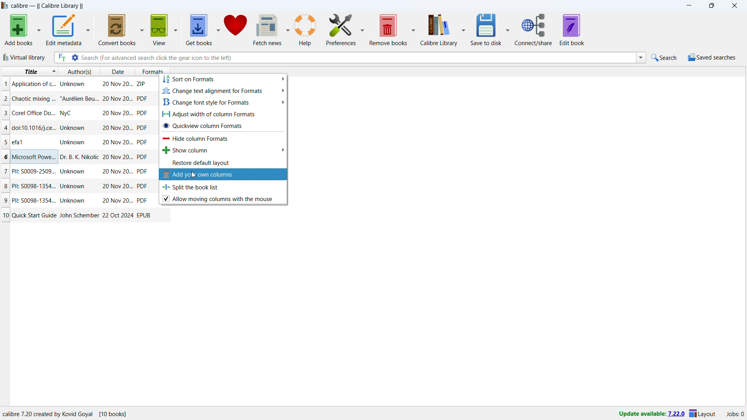 The width and height of the screenshot is (747, 420). What do you see at coordinates (144, 201) in the screenshot?
I see `PDF` at bounding box center [144, 201].